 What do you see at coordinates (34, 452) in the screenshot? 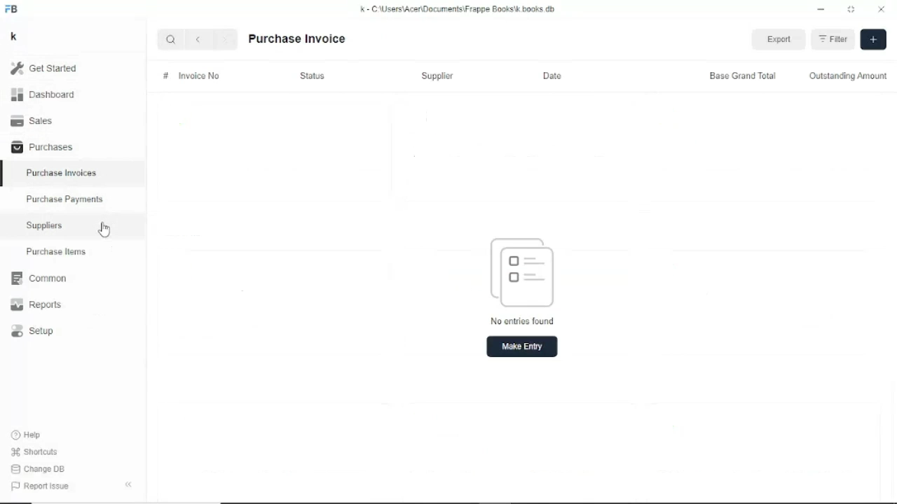
I see `Shortcuts` at bounding box center [34, 452].